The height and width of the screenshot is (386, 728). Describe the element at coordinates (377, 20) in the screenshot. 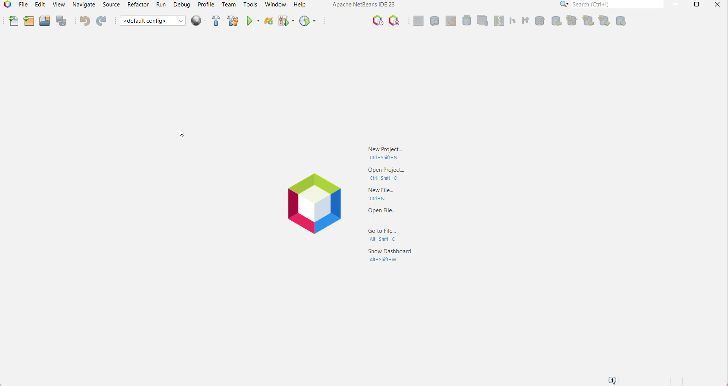

I see `Profile the IDE` at that location.